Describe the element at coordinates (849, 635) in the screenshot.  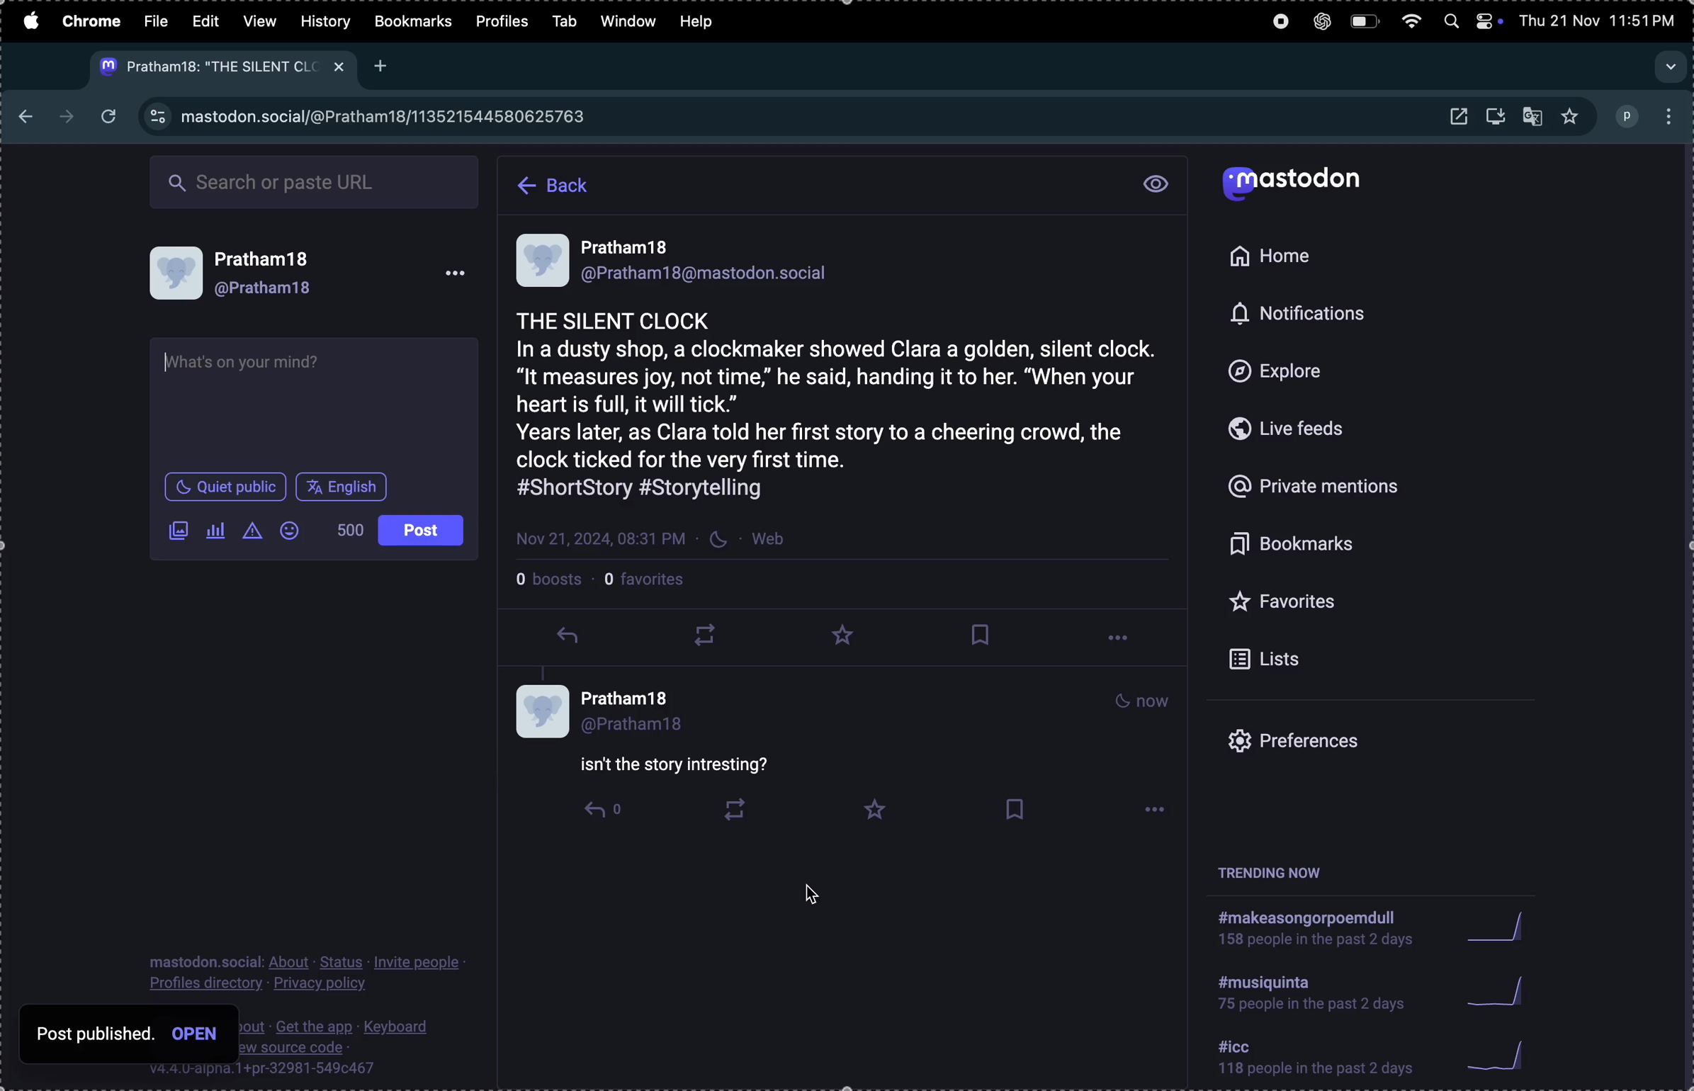
I see `favourites` at that location.